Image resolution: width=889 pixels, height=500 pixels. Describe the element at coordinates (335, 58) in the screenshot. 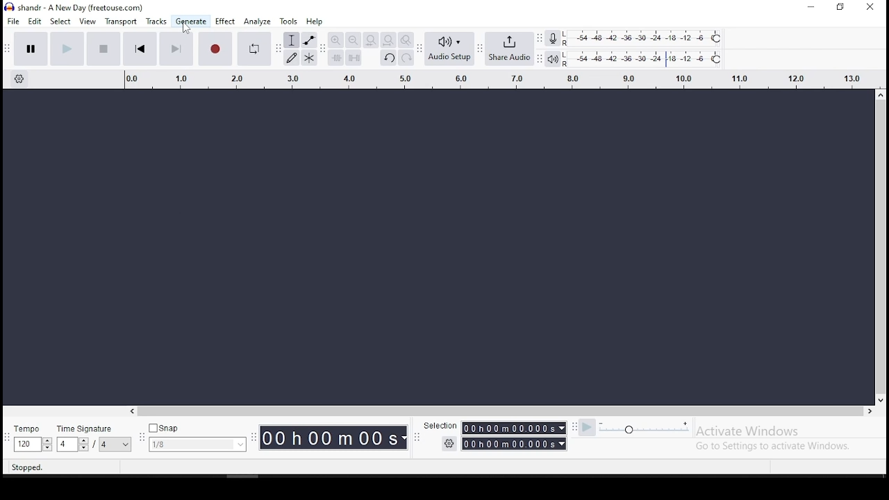

I see `trim audio outside selection` at that location.